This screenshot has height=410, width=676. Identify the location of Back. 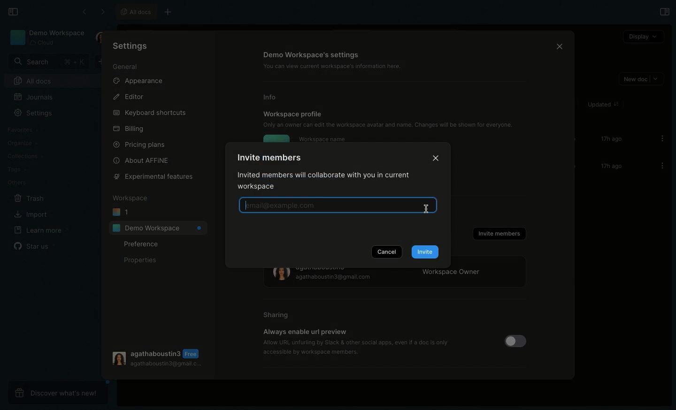
(84, 12).